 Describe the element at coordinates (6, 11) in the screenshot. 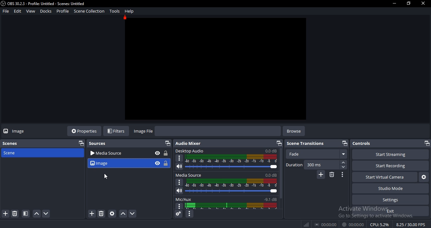

I see `file` at that location.